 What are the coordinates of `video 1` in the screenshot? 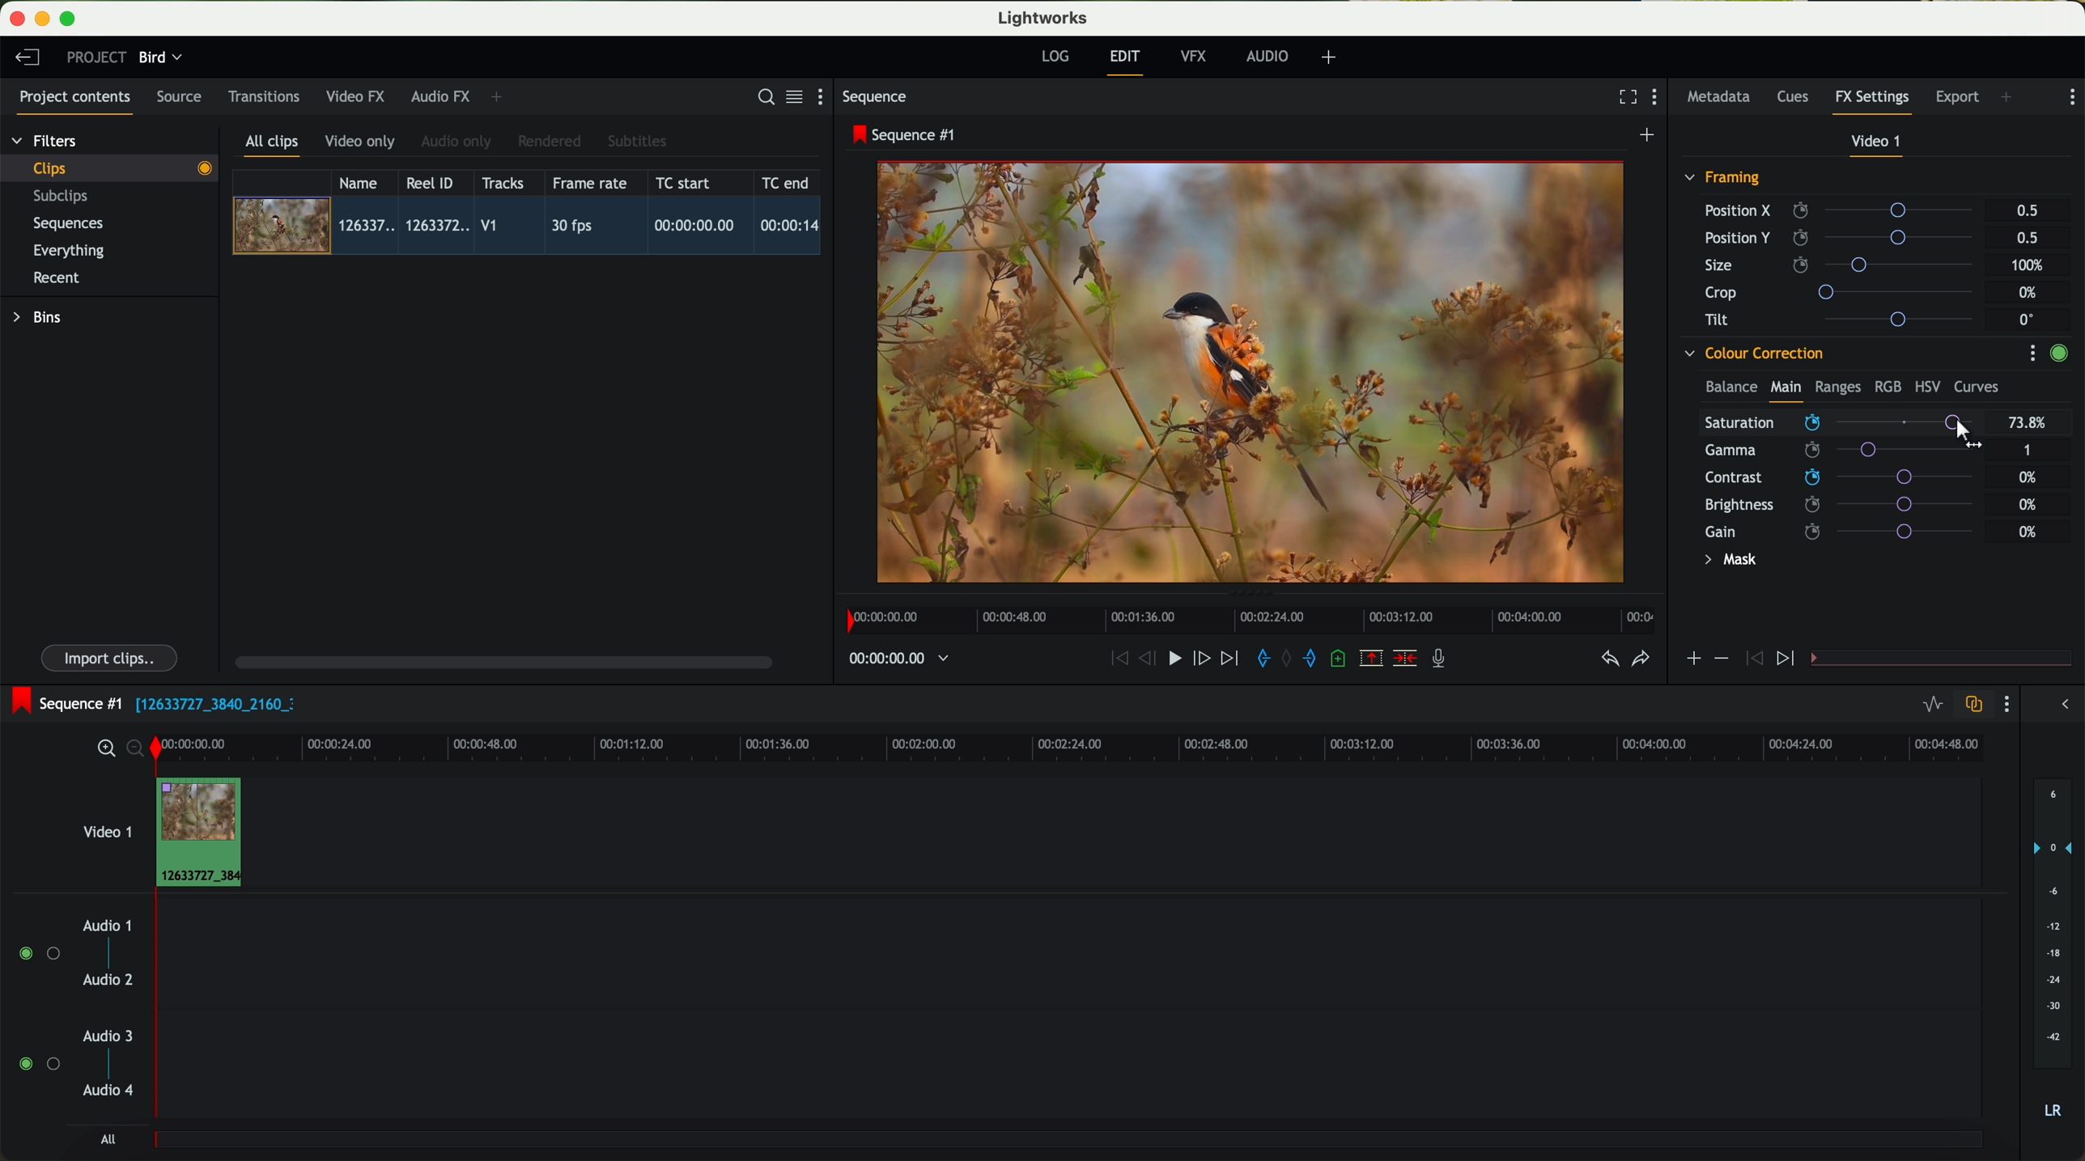 It's located at (1878, 145).